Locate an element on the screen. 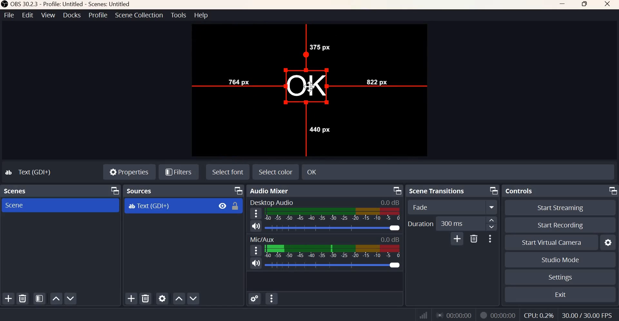 This screenshot has height=321, width=619. Settings is located at coordinates (560, 277).